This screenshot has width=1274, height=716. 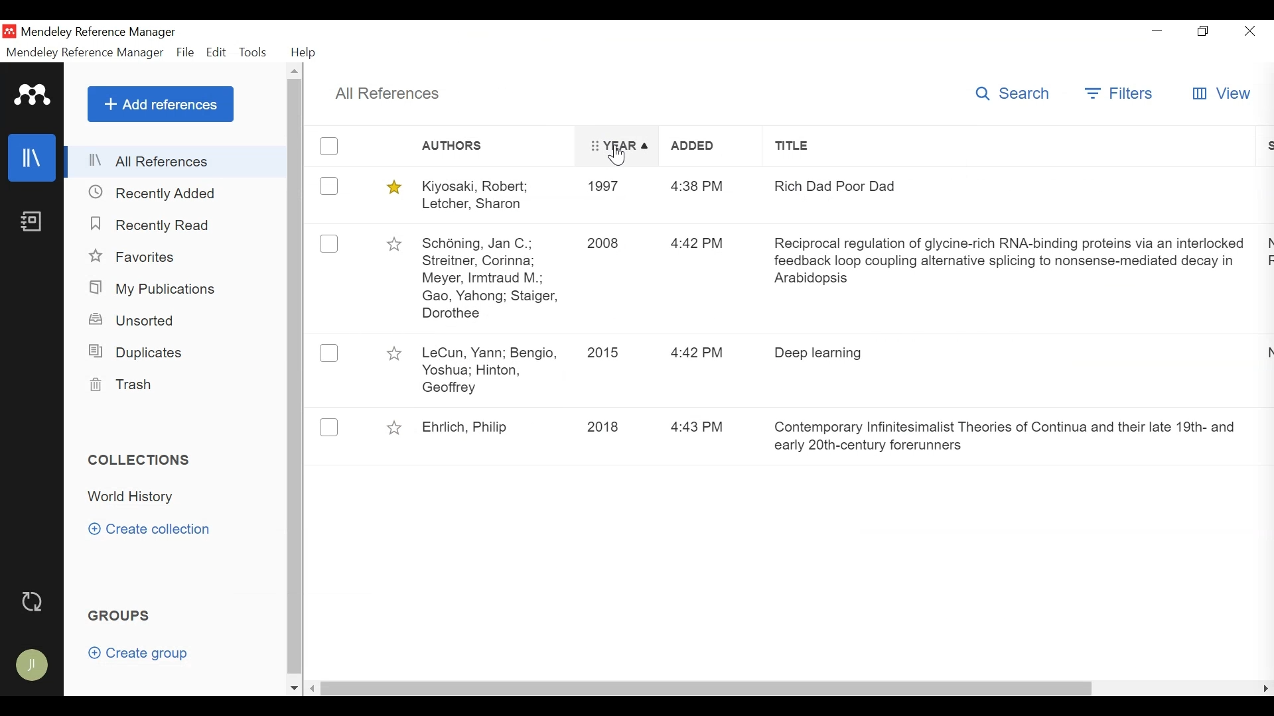 I want to click on Contemporary Infinitesimalist Theories of Continua and their late 19th- and early 20th-century forerunners, so click(x=1005, y=432).